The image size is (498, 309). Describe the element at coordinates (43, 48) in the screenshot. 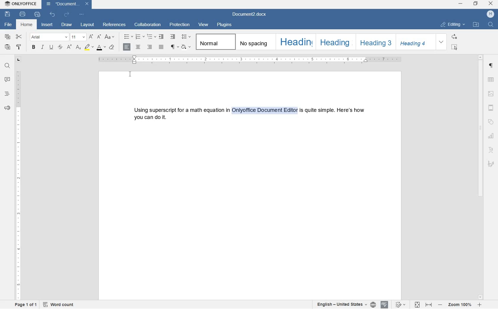

I see `italic` at that location.